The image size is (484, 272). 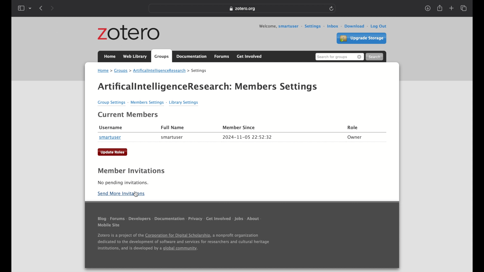 What do you see at coordinates (335, 26) in the screenshot?
I see `inbox` at bounding box center [335, 26].